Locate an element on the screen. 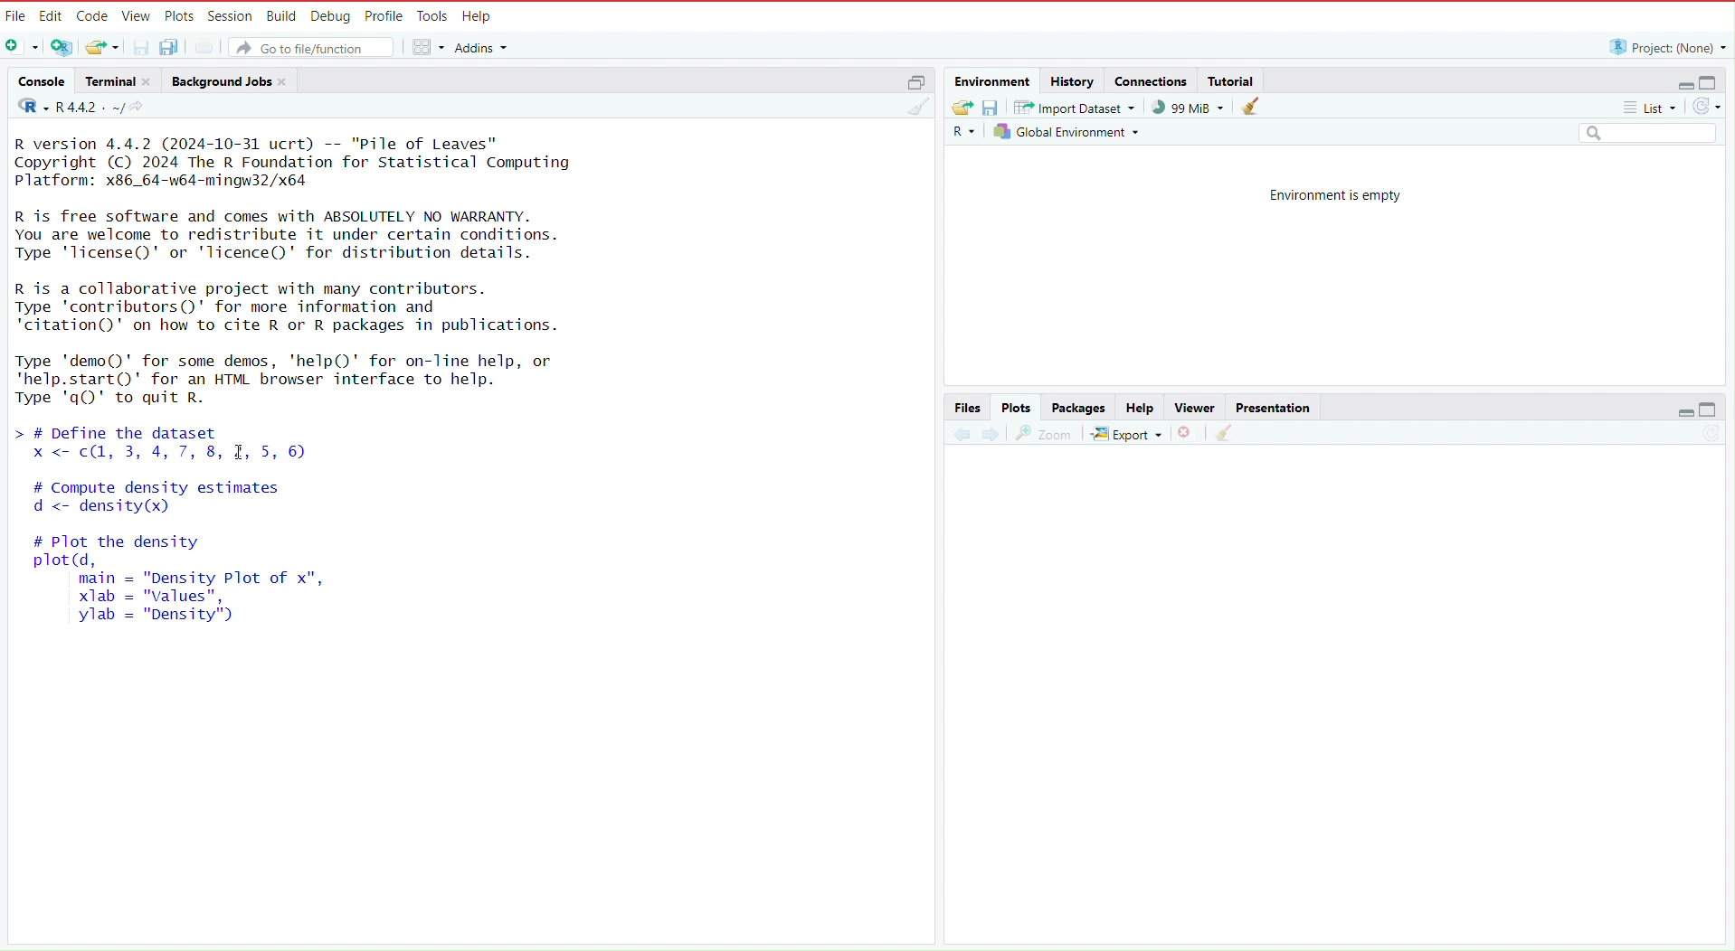 The height and width of the screenshot is (951, 1735). build is located at coordinates (280, 14).